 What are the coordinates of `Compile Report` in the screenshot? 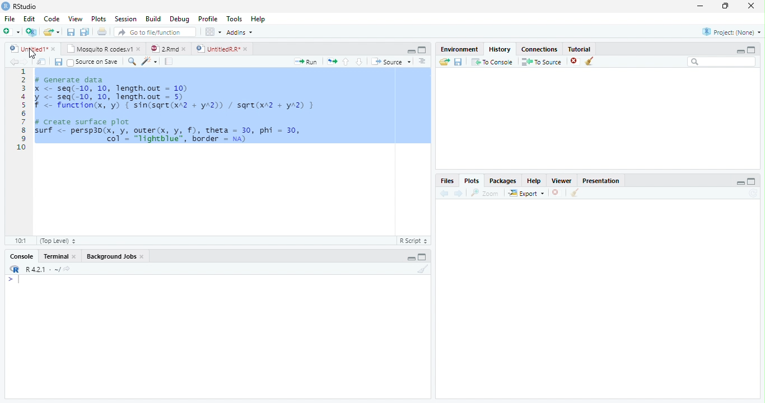 It's located at (169, 61).